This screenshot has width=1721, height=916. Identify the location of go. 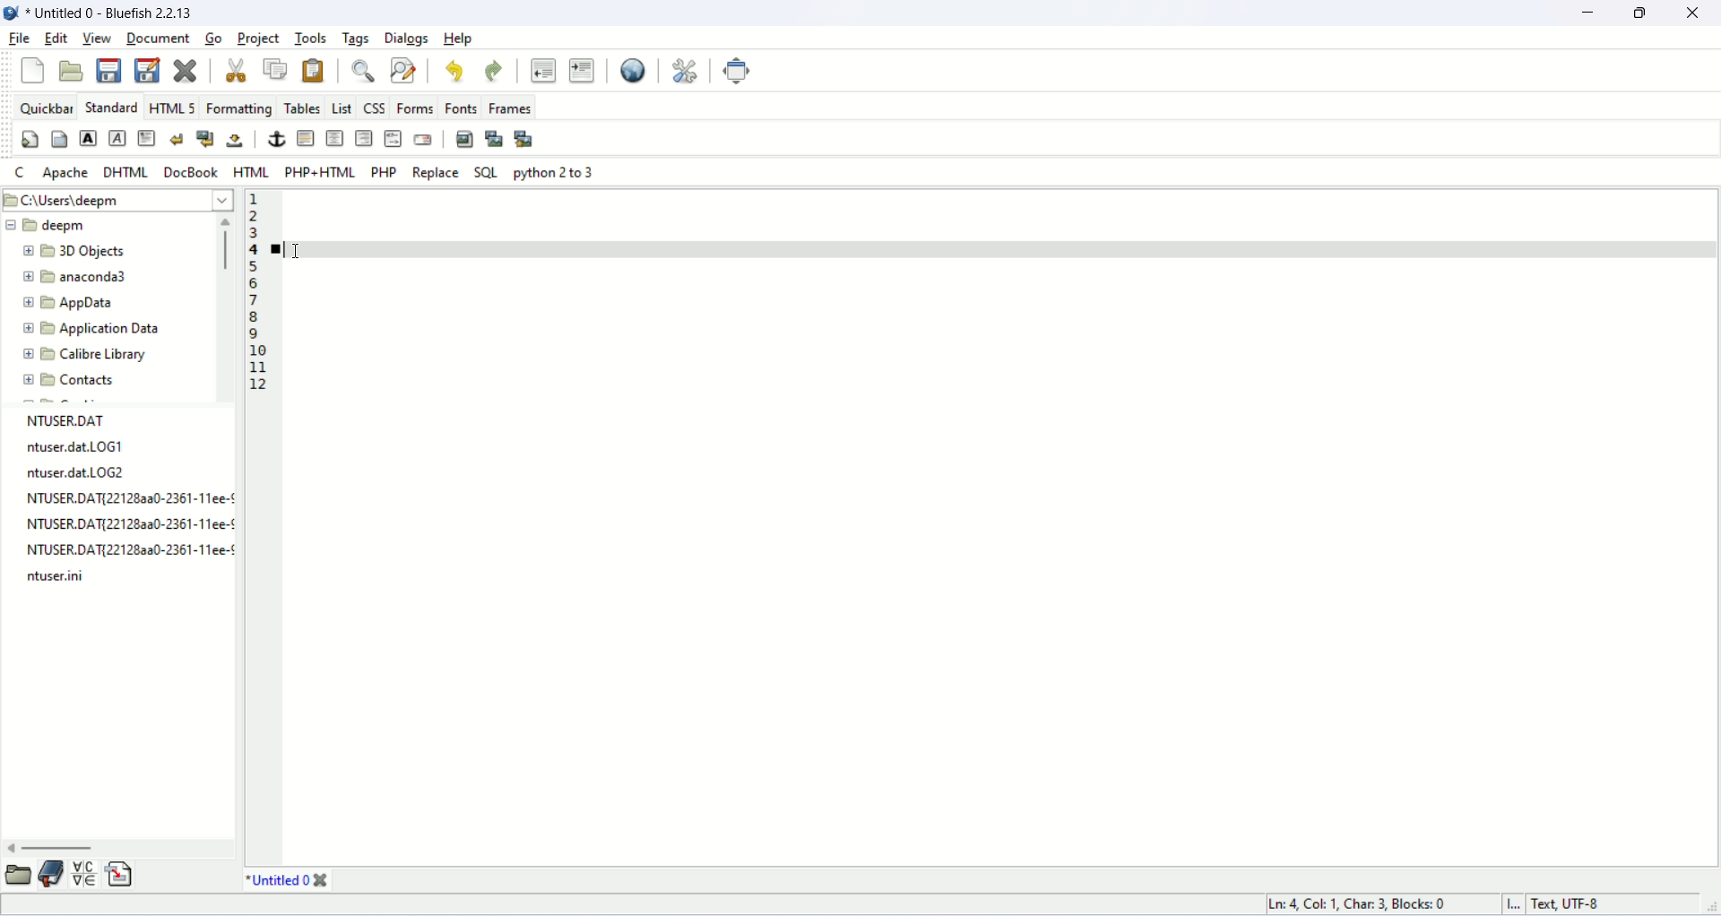
(212, 38).